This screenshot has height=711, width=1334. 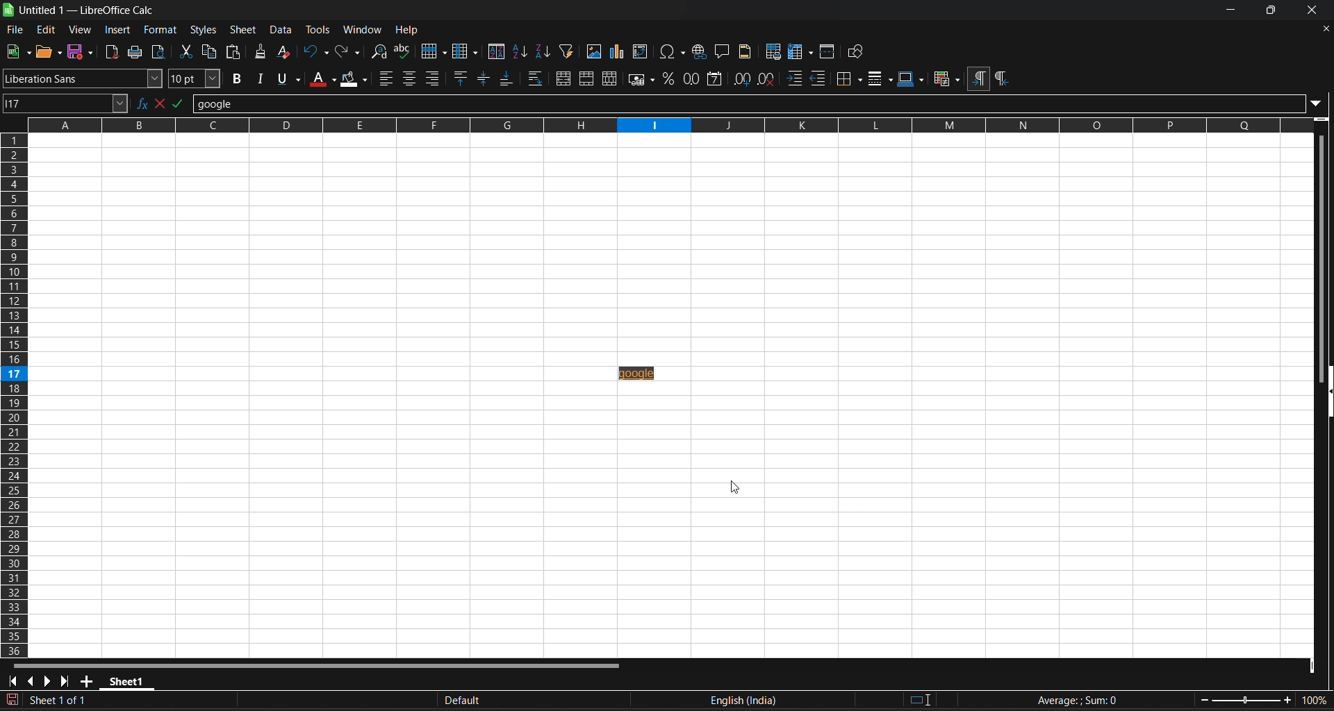 What do you see at coordinates (620, 51) in the screenshot?
I see `insert chrt` at bounding box center [620, 51].